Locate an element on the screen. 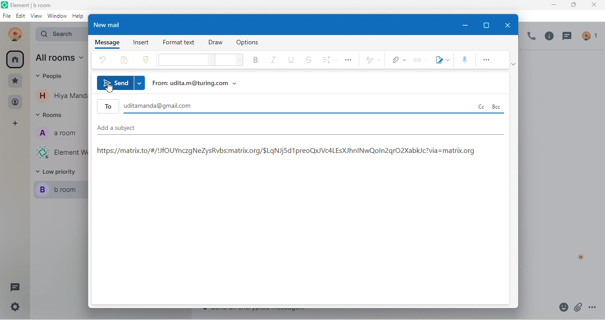 The image size is (605, 320). paste is located at coordinates (125, 61).